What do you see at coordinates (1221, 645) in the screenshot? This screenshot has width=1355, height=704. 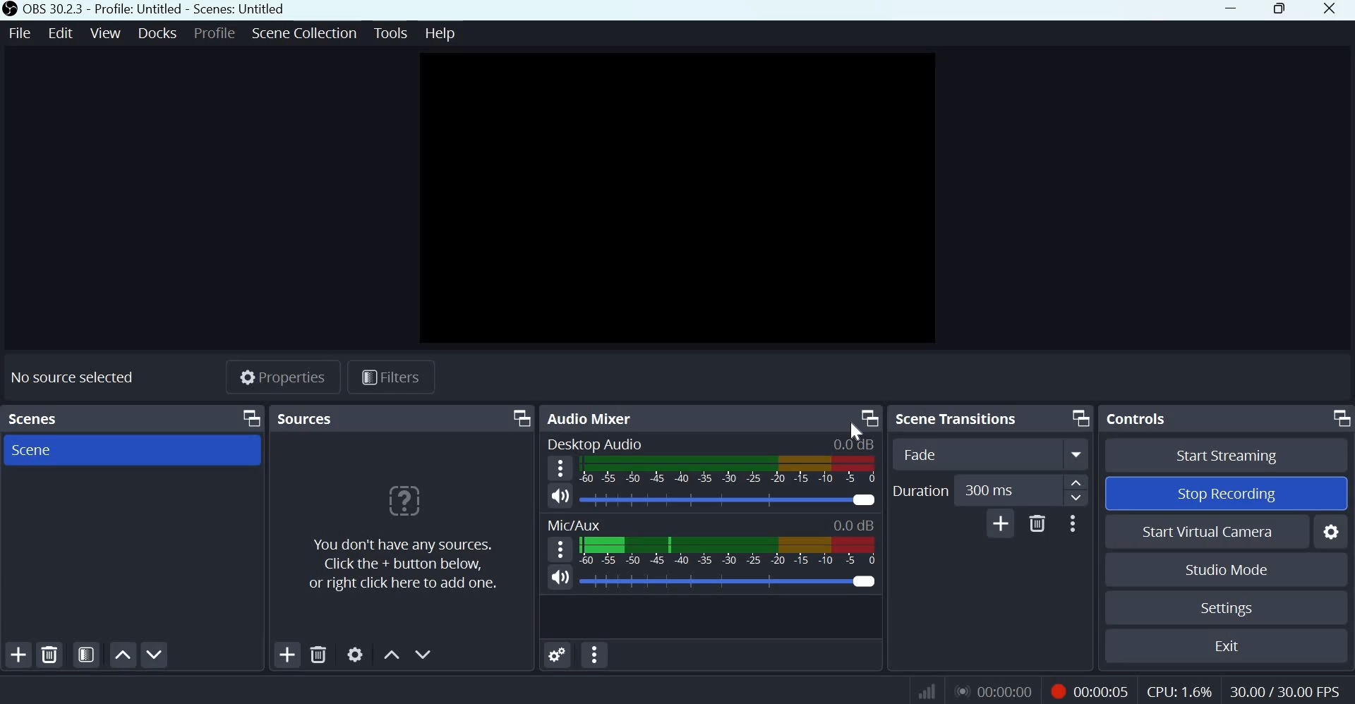 I see `Exit` at bounding box center [1221, 645].